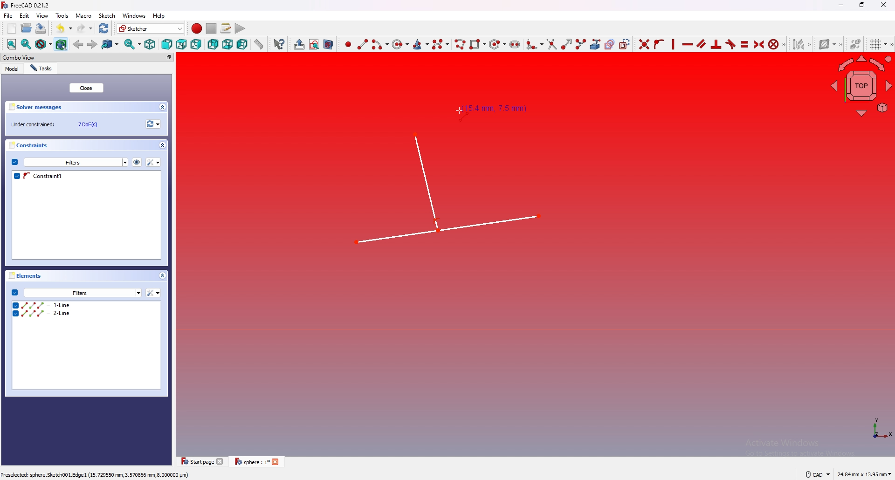 The height and width of the screenshot is (480, 895). Describe the element at coordinates (757, 44) in the screenshot. I see `Constraint Symmetrical` at that location.